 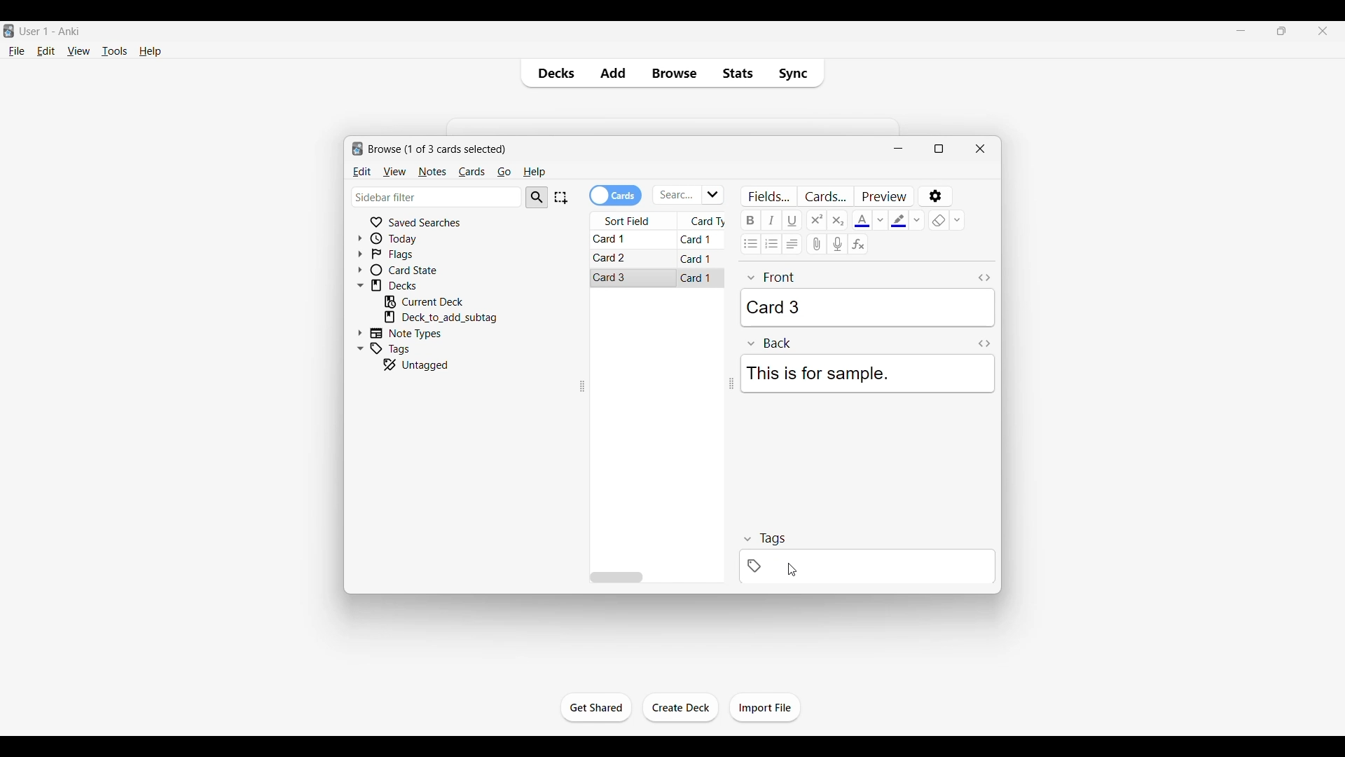 What do you see at coordinates (939, 220) in the screenshot?
I see `eraser` at bounding box center [939, 220].